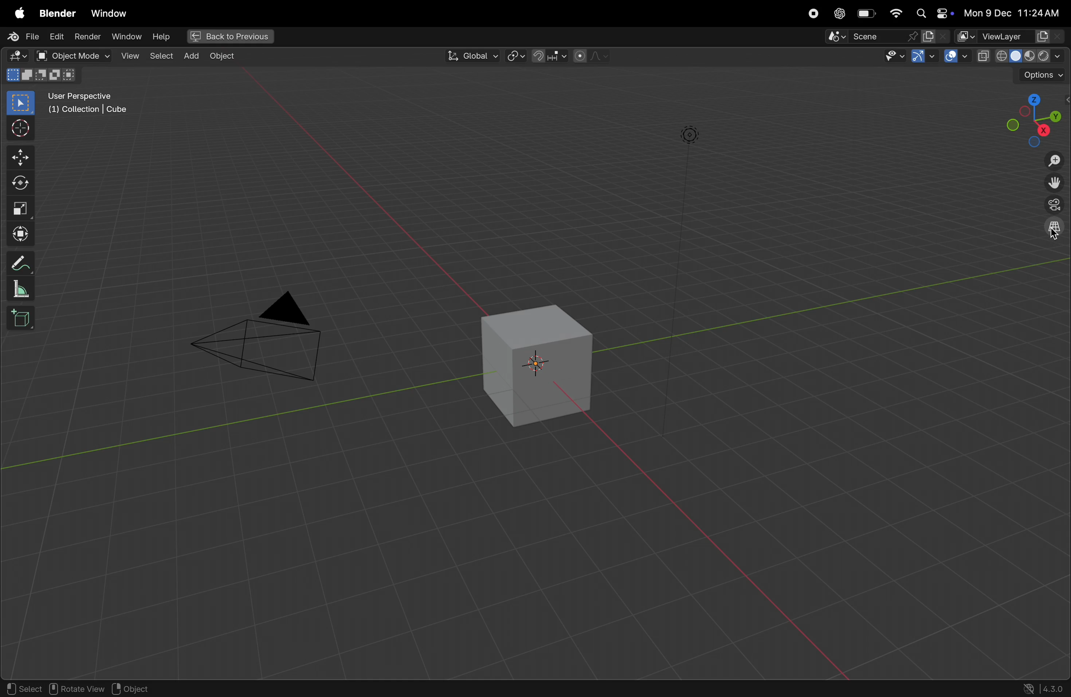 This screenshot has height=697, width=1071. What do you see at coordinates (936, 36) in the screenshot?
I see `active layer` at bounding box center [936, 36].